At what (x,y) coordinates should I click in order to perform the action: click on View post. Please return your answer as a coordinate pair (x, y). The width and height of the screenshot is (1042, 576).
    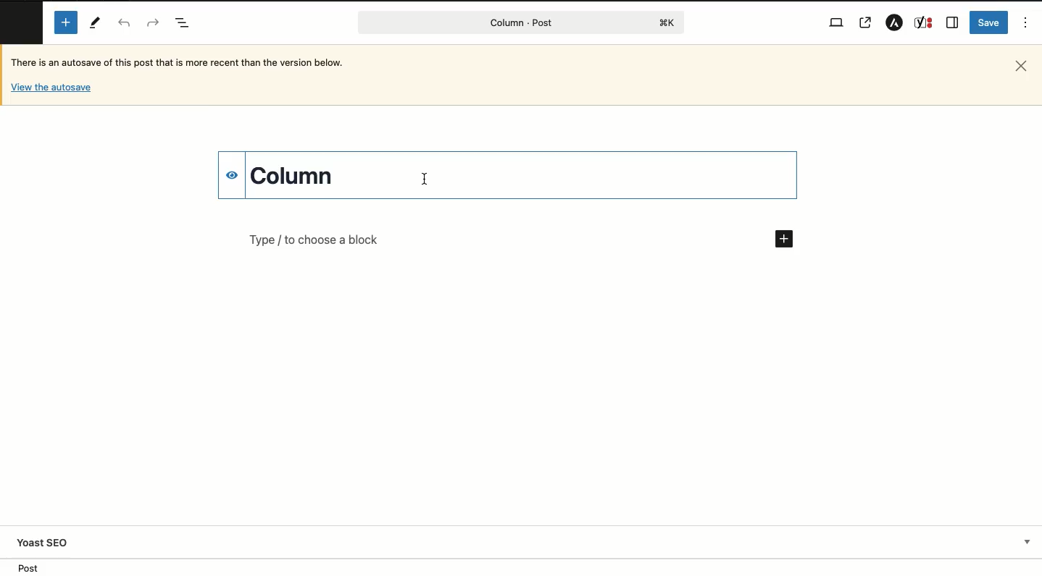
    Looking at the image, I should click on (866, 24).